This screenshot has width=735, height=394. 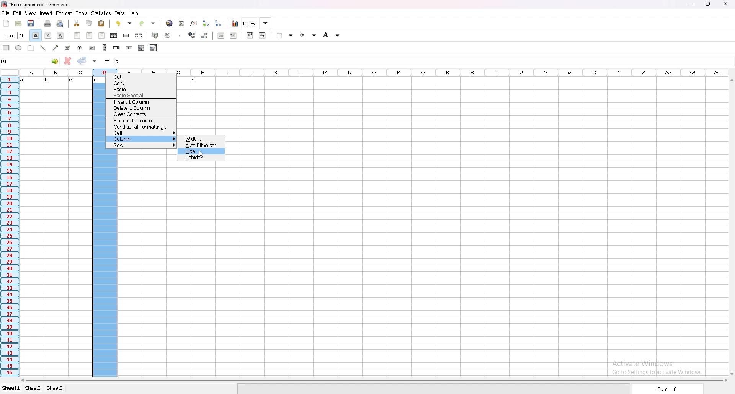 What do you see at coordinates (332, 35) in the screenshot?
I see `background` at bounding box center [332, 35].